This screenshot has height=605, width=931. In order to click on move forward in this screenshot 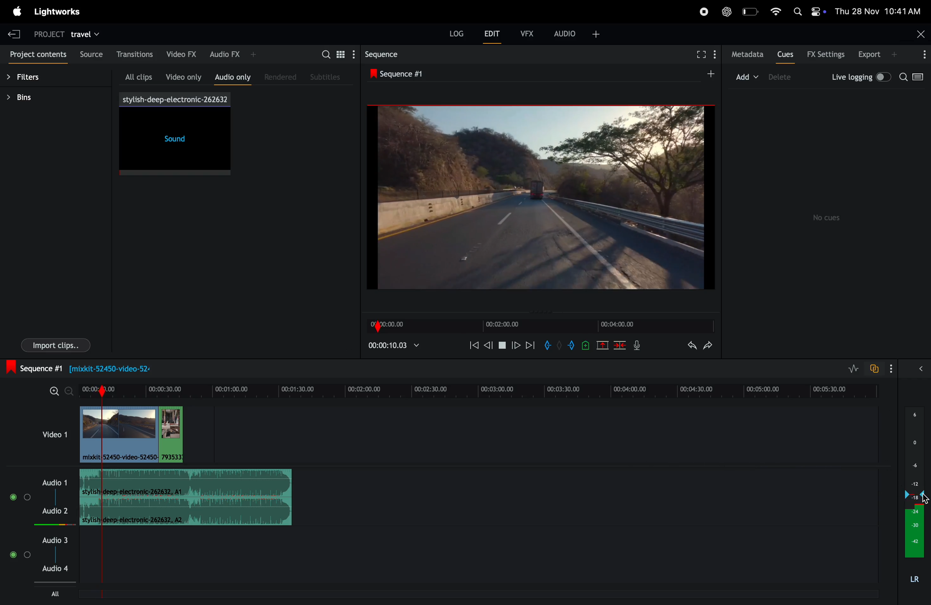, I will do `click(531, 344)`.